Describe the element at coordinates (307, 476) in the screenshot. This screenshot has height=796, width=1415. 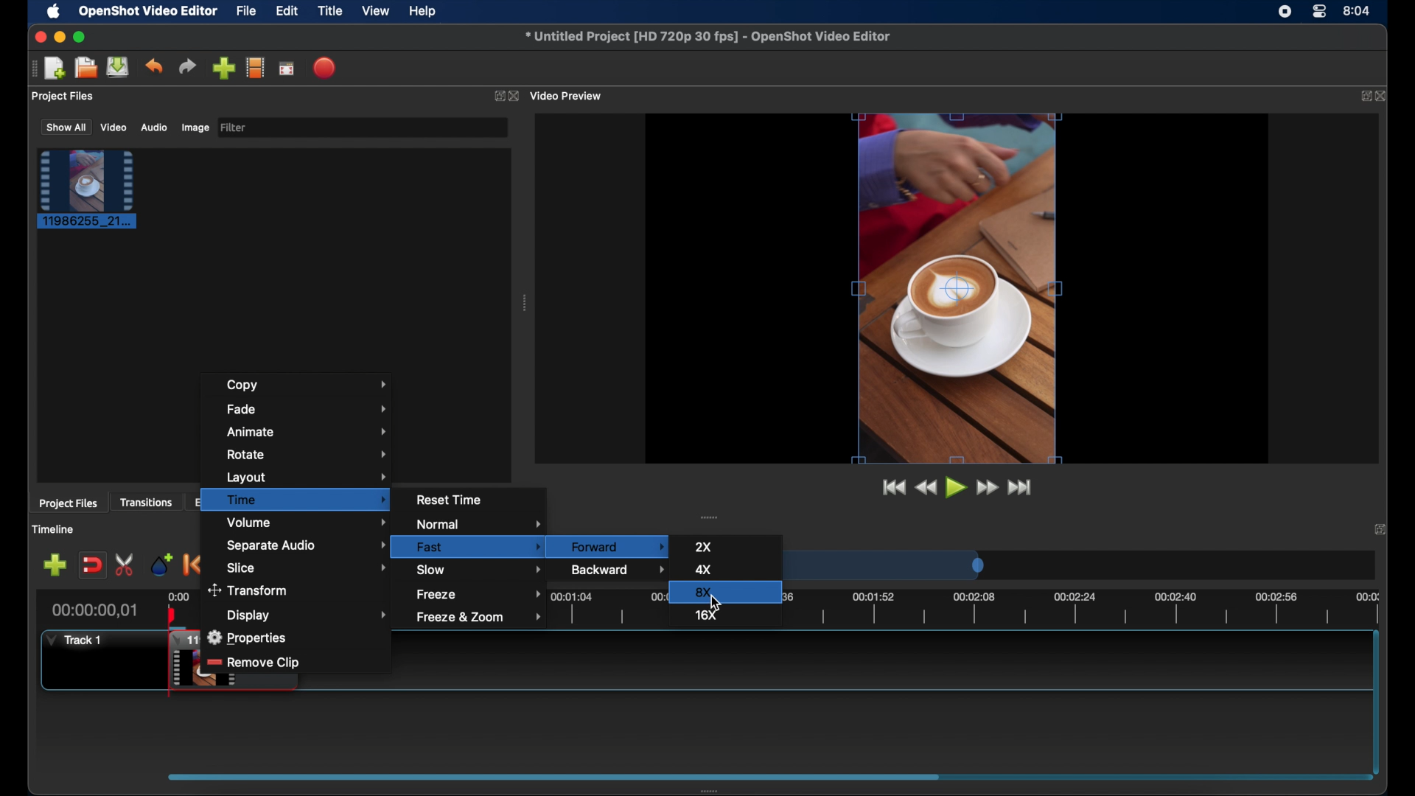
I see `layoutmenu` at that location.